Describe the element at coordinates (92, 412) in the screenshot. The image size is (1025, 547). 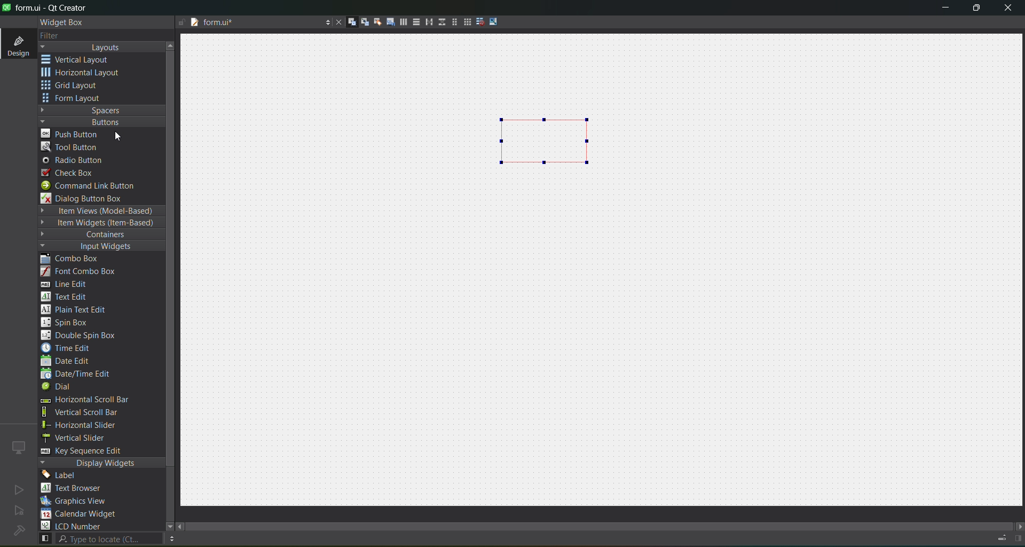
I see `vertical scroll bar` at that location.